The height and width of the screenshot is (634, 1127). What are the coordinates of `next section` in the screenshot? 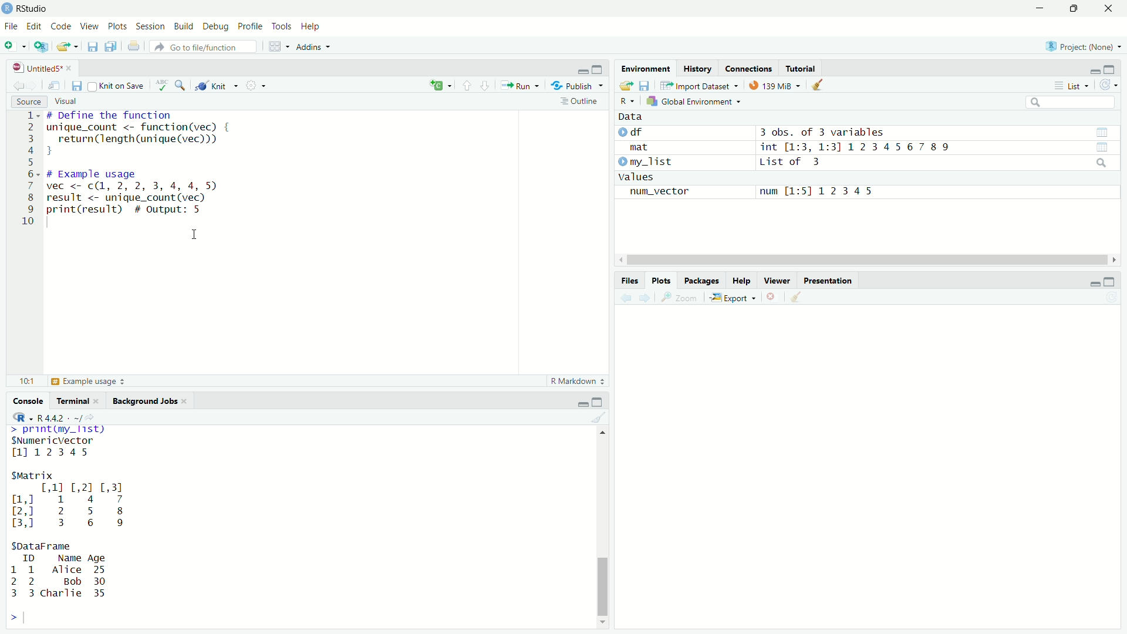 It's located at (485, 86).